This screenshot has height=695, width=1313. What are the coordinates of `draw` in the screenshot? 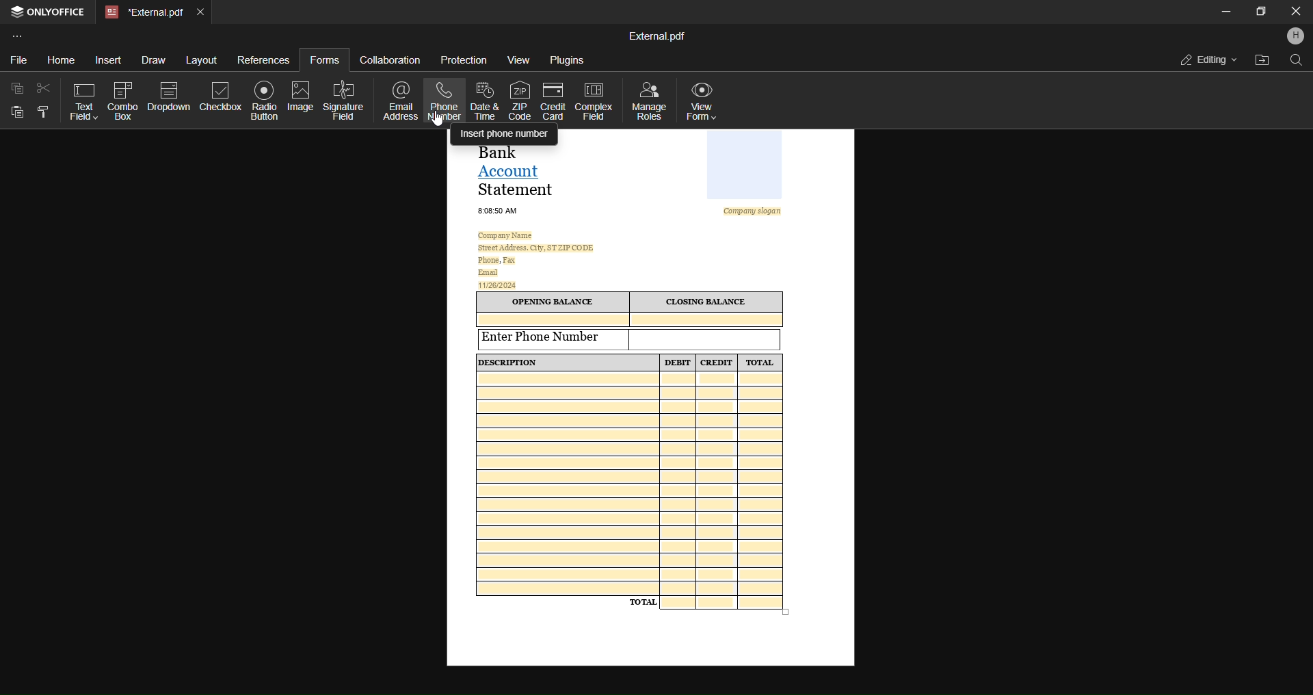 It's located at (152, 59).